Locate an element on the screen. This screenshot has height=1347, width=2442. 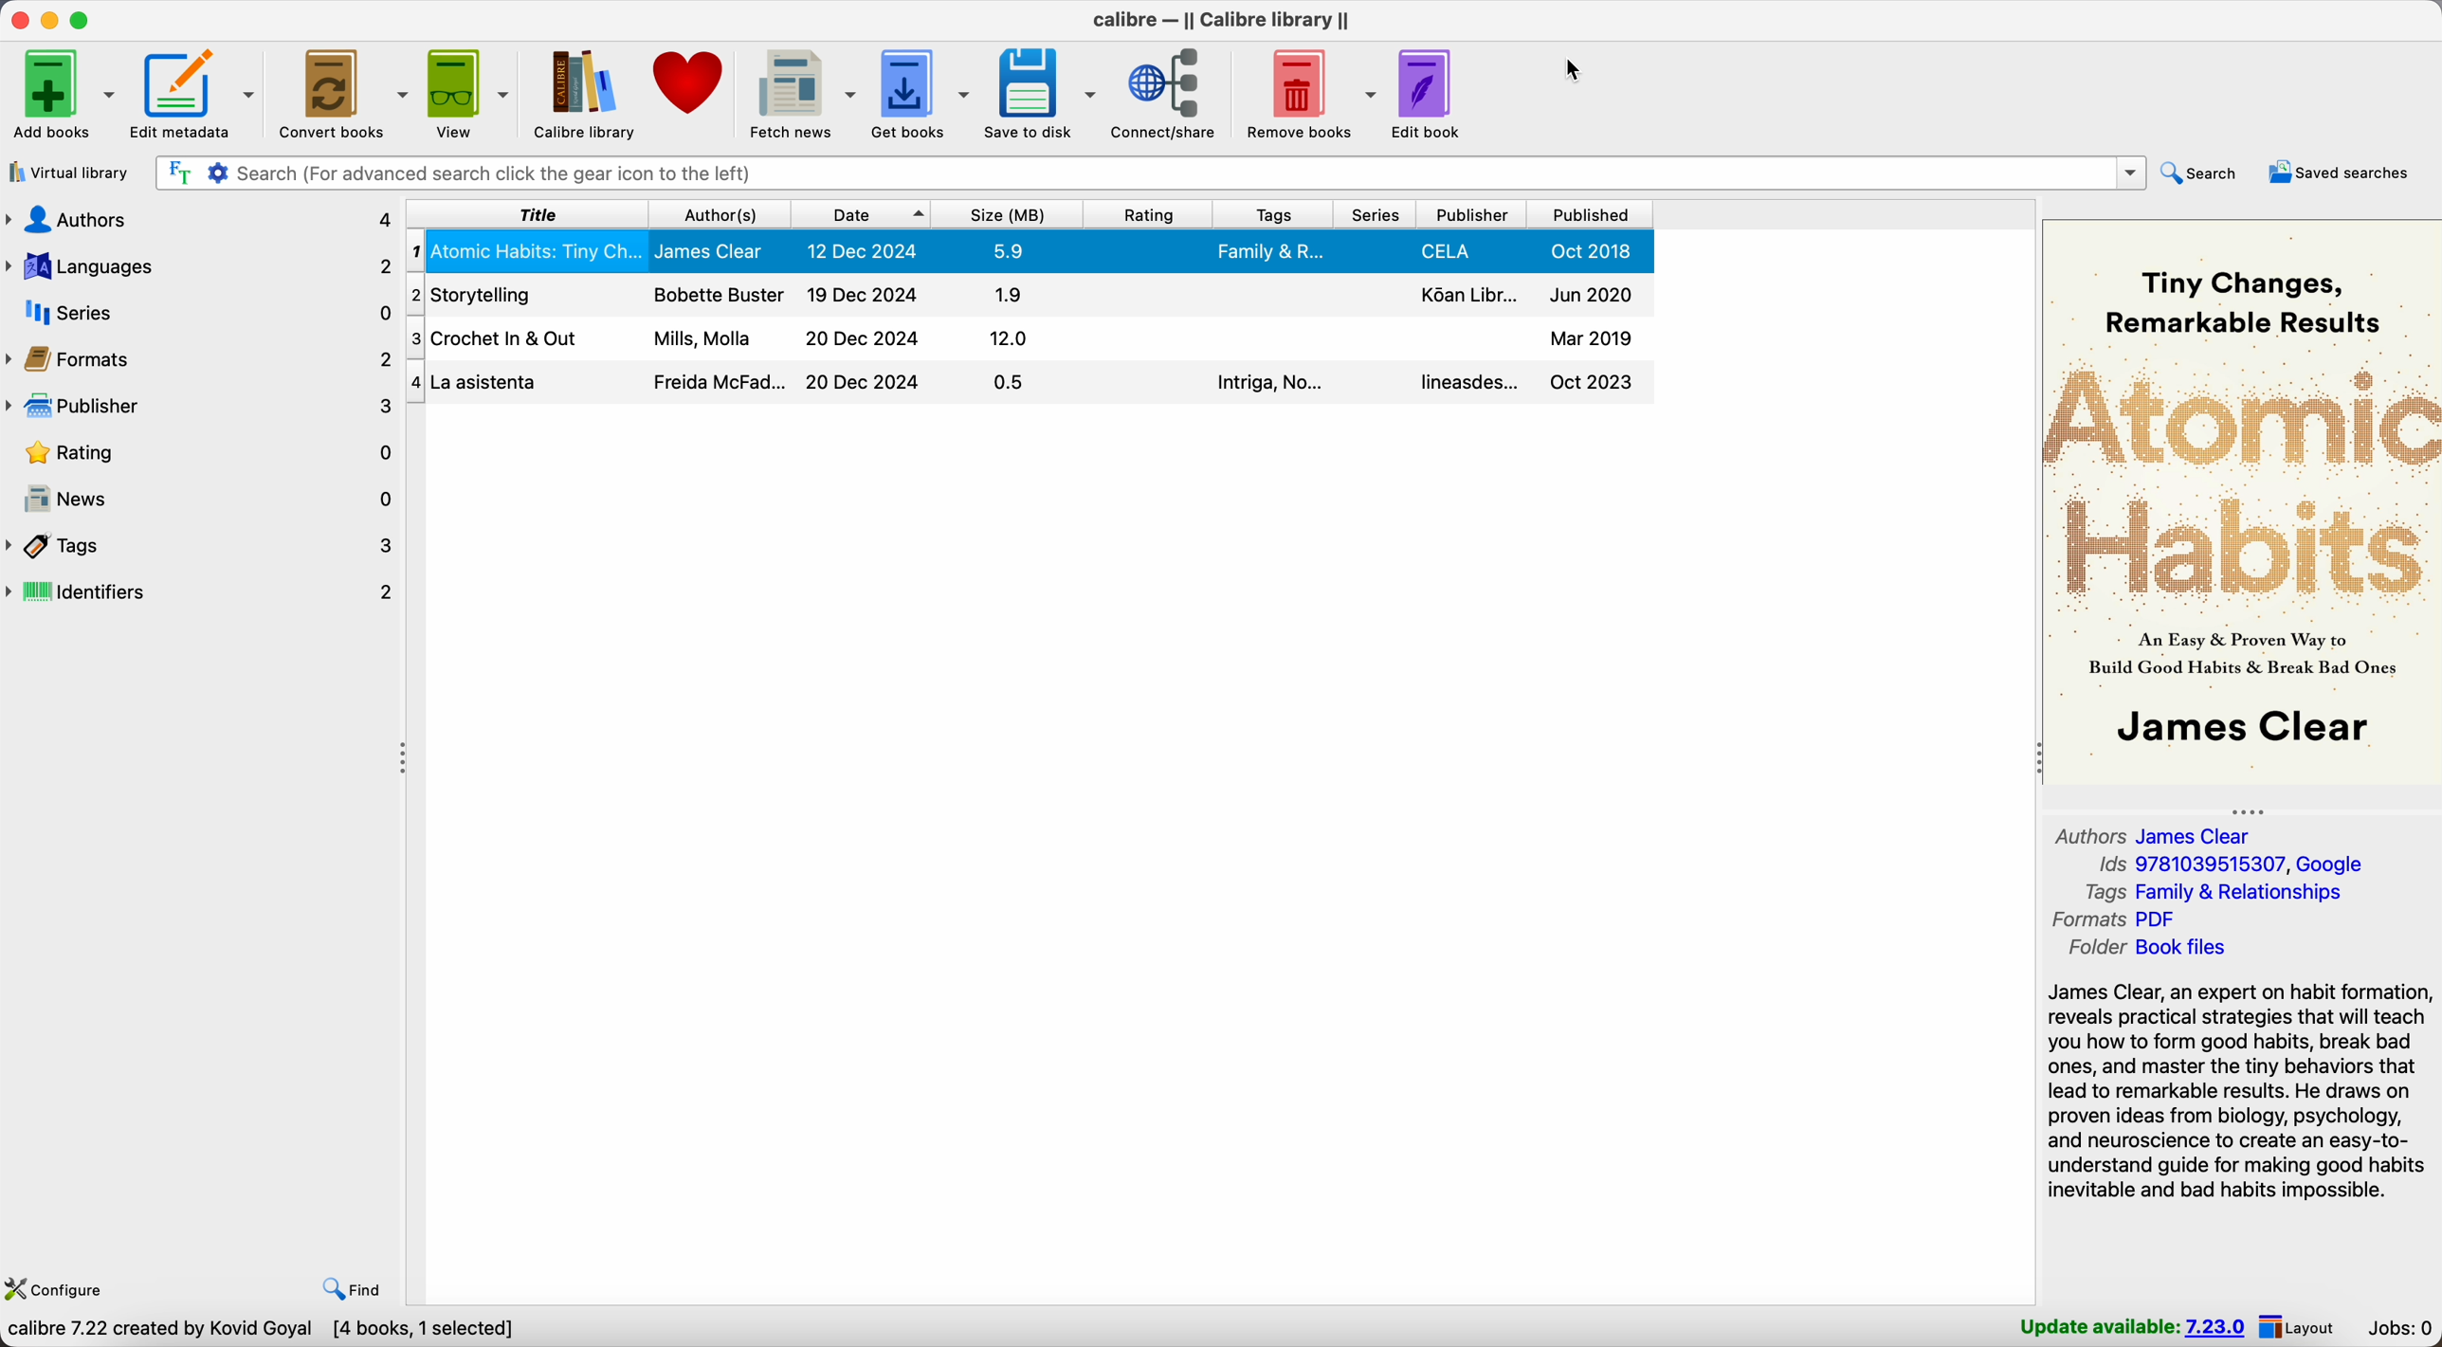
date is located at coordinates (862, 214).